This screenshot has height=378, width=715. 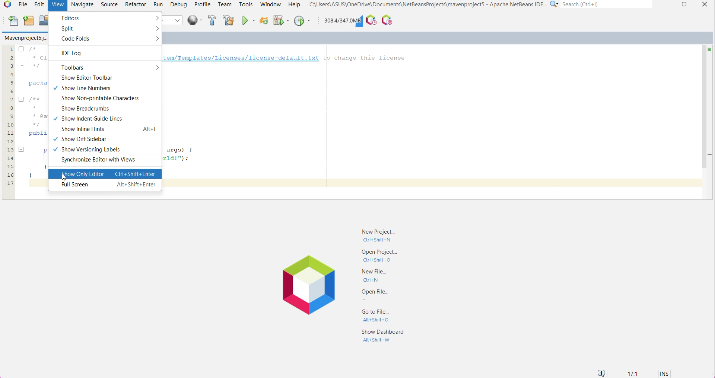 What do you see at coordinates (711, 50) in the screenshot?
I see `No errors` at bounding box center [711, 50].